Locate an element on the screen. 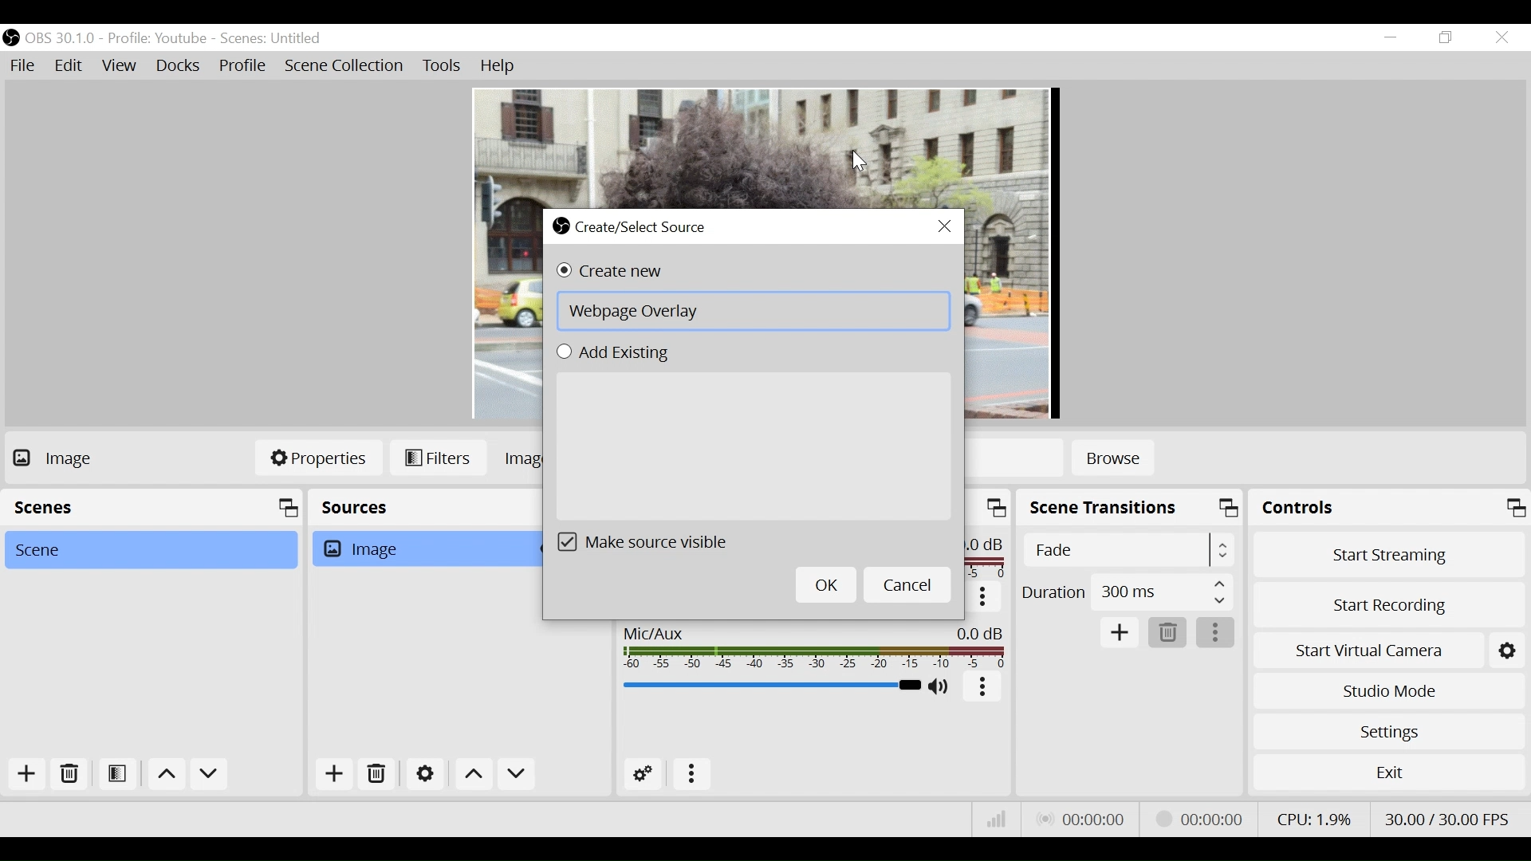 This screenshot has width=1531, height=861. View is located at coordinates (119, 68).